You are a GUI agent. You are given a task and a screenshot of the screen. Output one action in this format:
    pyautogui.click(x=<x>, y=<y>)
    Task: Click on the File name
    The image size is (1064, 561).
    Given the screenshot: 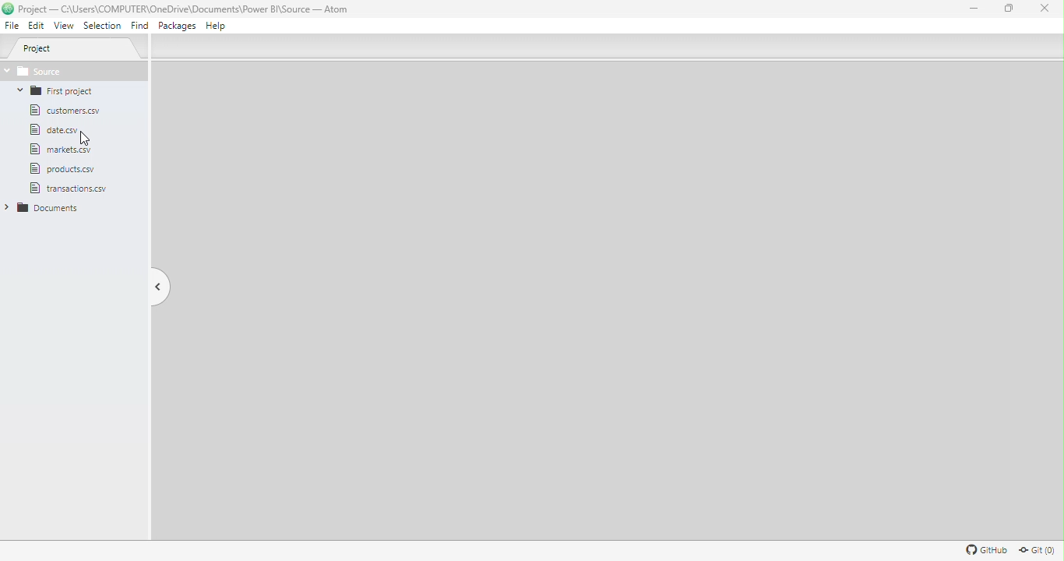 What is the action you would take?
    pyautogui.click(x=185, y=8)
    